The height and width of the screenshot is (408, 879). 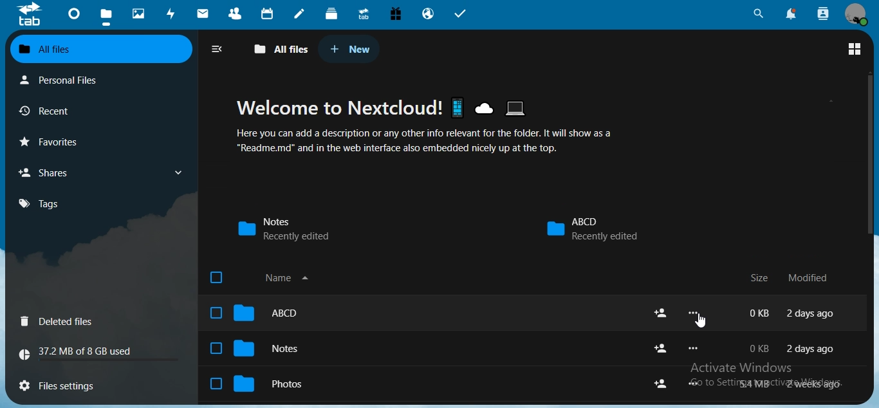 What do you see at coordinates (701, 324) in the screenshot?
I see `Mouse Cursor` at bounding box center [701, 324].